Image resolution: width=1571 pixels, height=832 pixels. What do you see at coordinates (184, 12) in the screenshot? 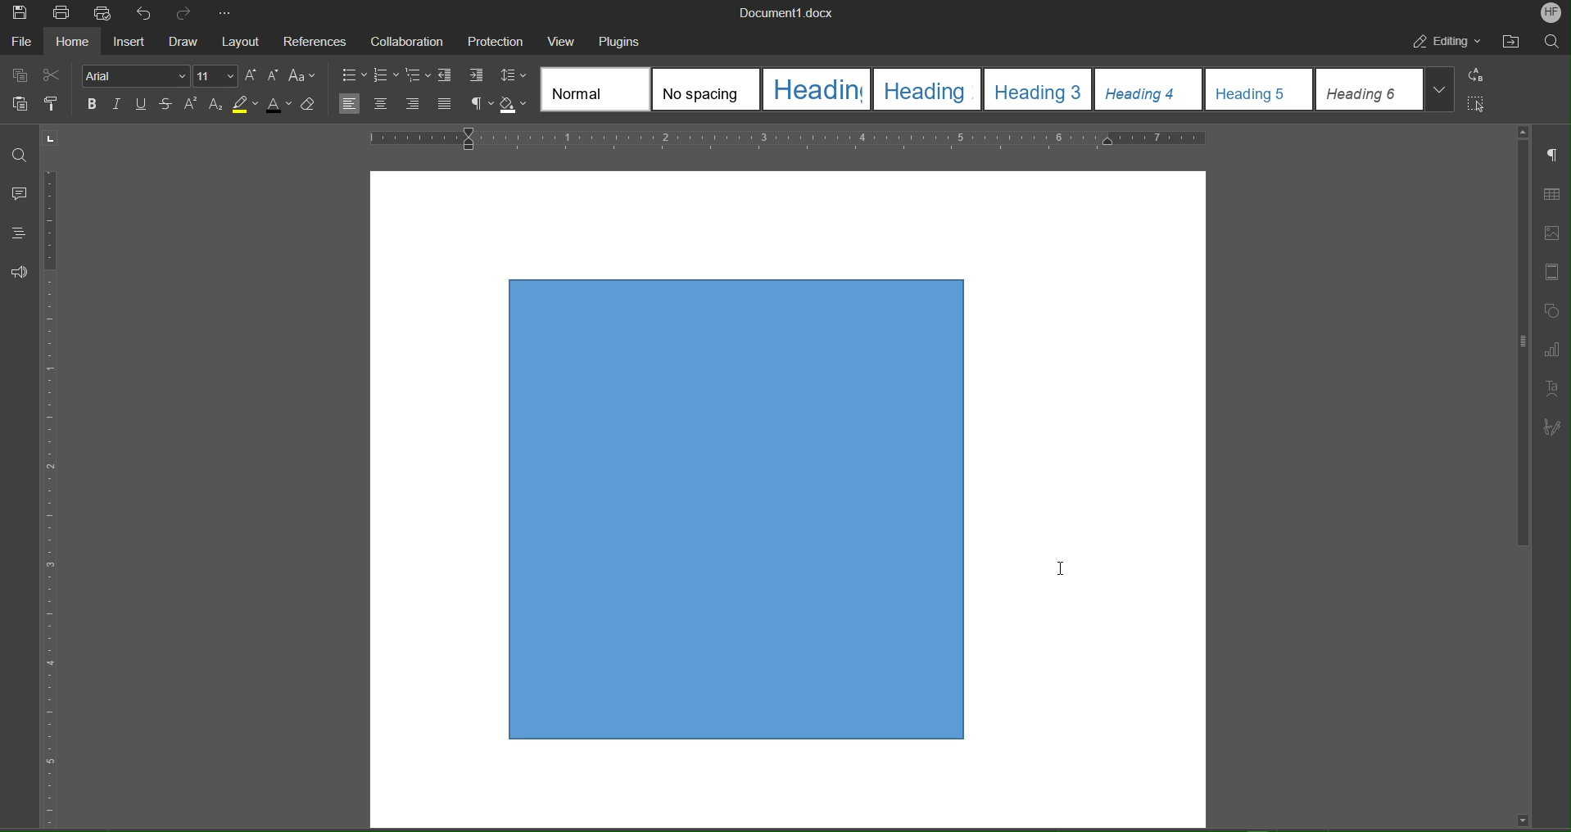
I see `Redo` at bounding box center [184, 12].